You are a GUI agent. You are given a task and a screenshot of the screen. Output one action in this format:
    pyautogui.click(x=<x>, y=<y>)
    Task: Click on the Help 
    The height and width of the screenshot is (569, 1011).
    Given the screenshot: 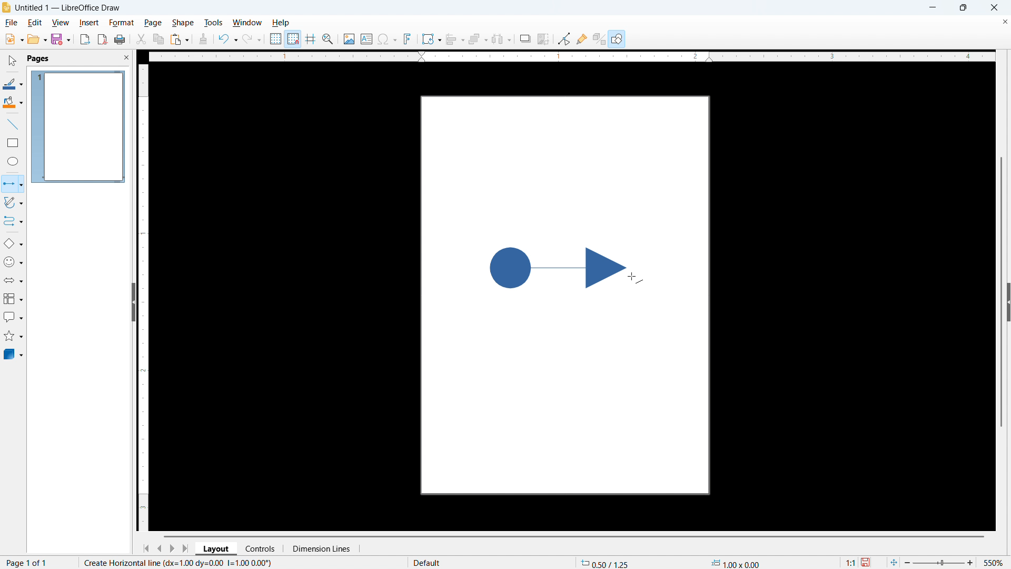 What is the action you would take?
    pyautogui.click(x=280, y=23)
    